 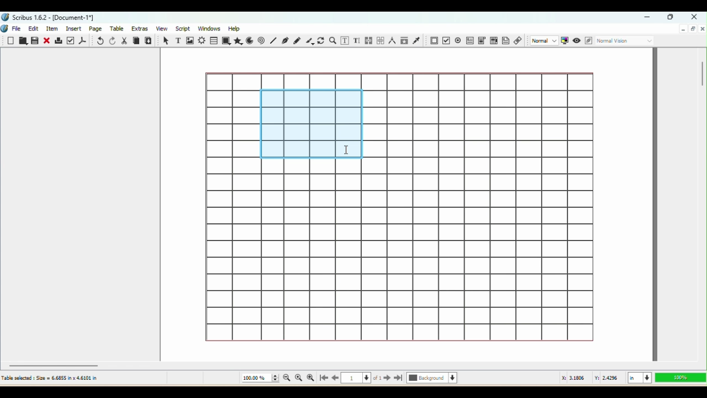 What do you see at coordinates (36, 41) in the screenshot?
I see `Save` at bounding box center [36, 41].